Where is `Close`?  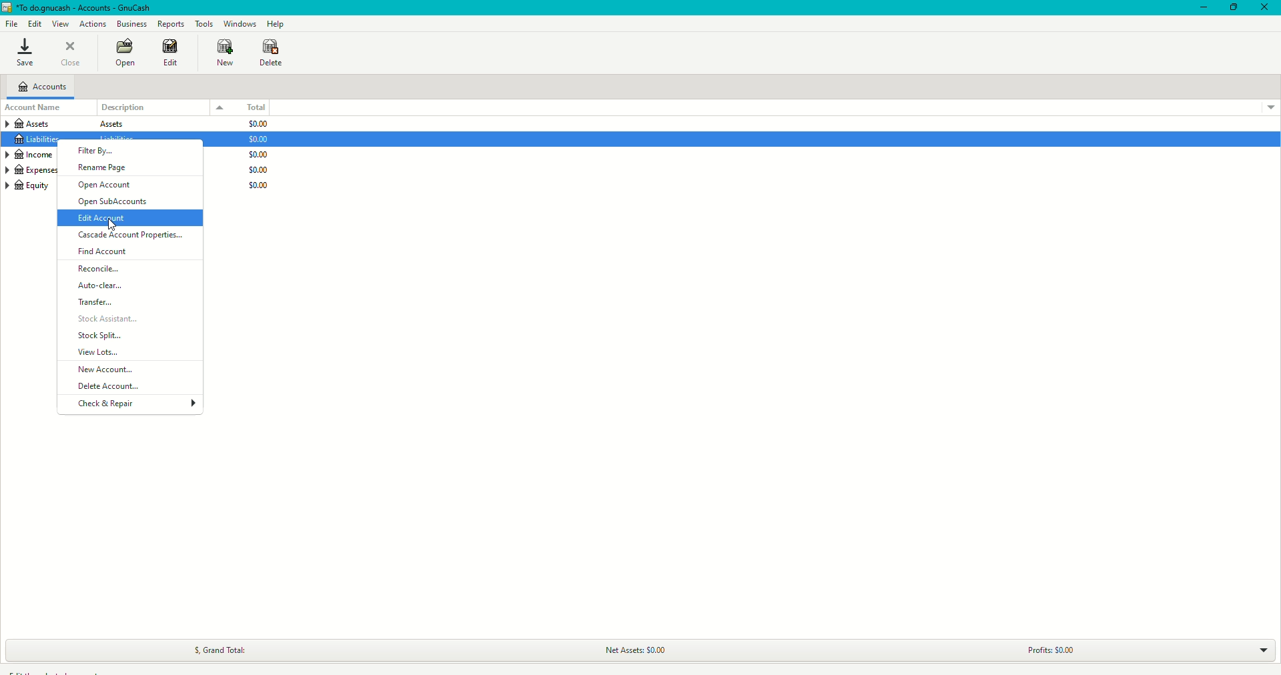
Close is located at coordinates (1265, 8).